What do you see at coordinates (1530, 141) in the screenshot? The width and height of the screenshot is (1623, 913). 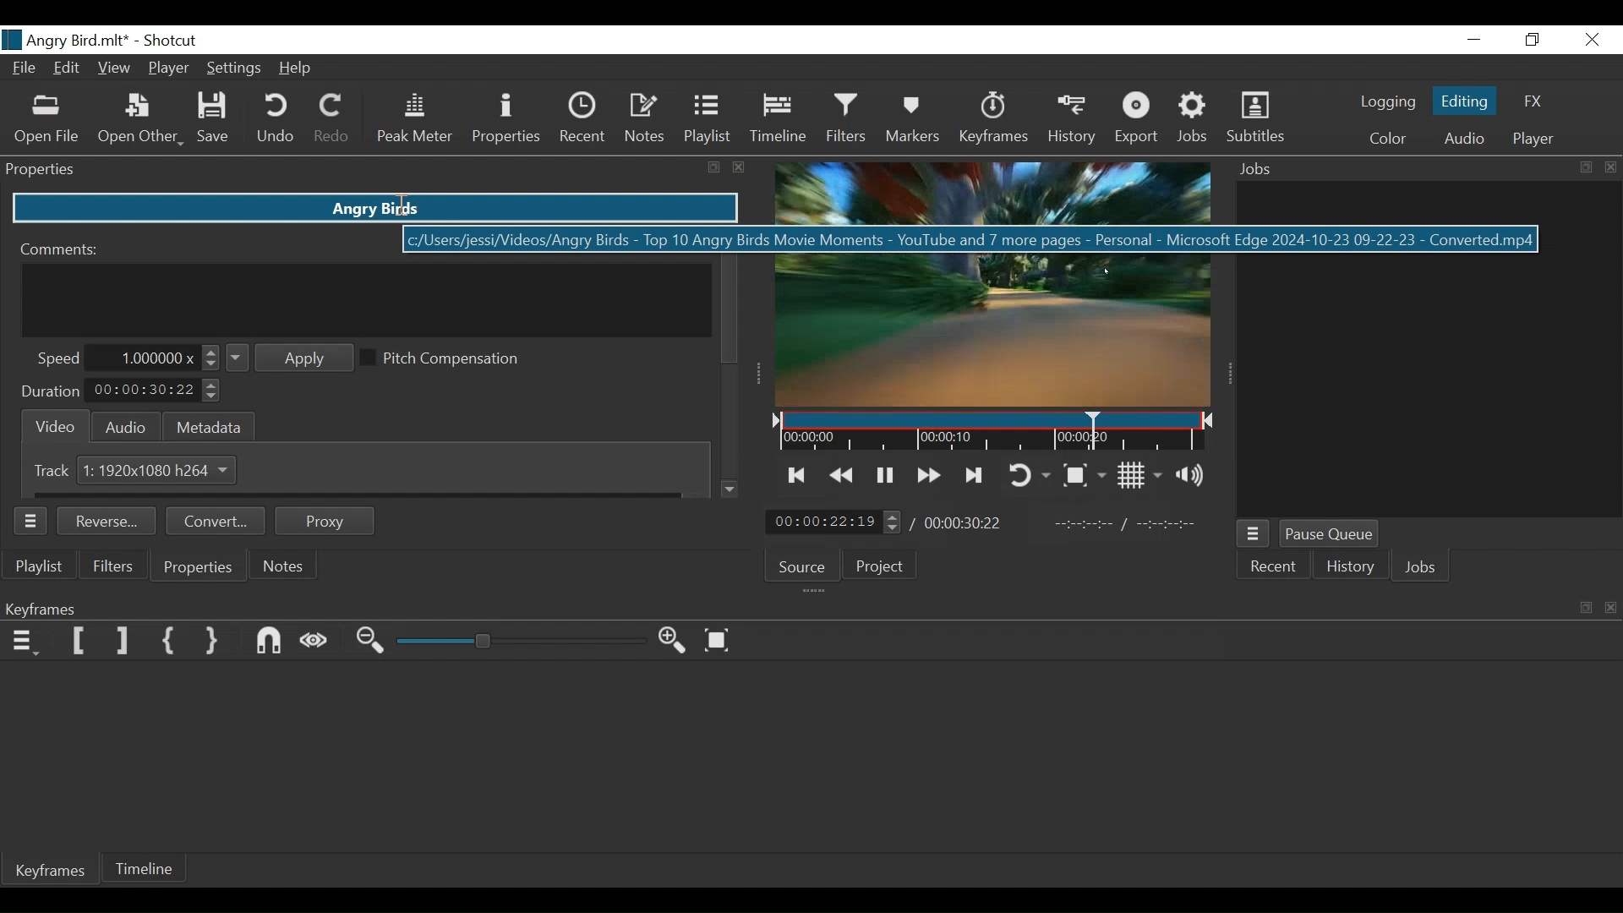 I see `player` at bounding box center [1530, 141].